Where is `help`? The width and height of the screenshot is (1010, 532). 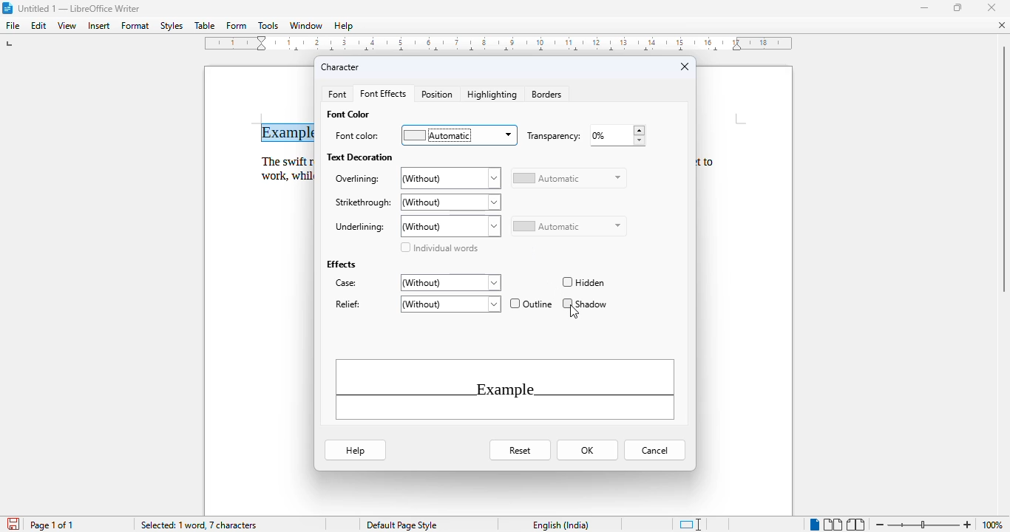 help is located at coordinates (355, 449).